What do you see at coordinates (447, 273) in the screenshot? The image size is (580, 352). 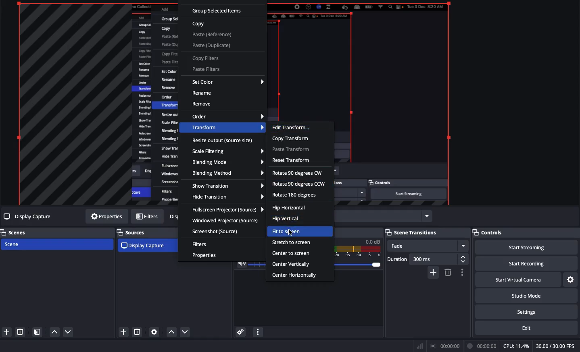 I see `delete` at bounding box center [447, 273].